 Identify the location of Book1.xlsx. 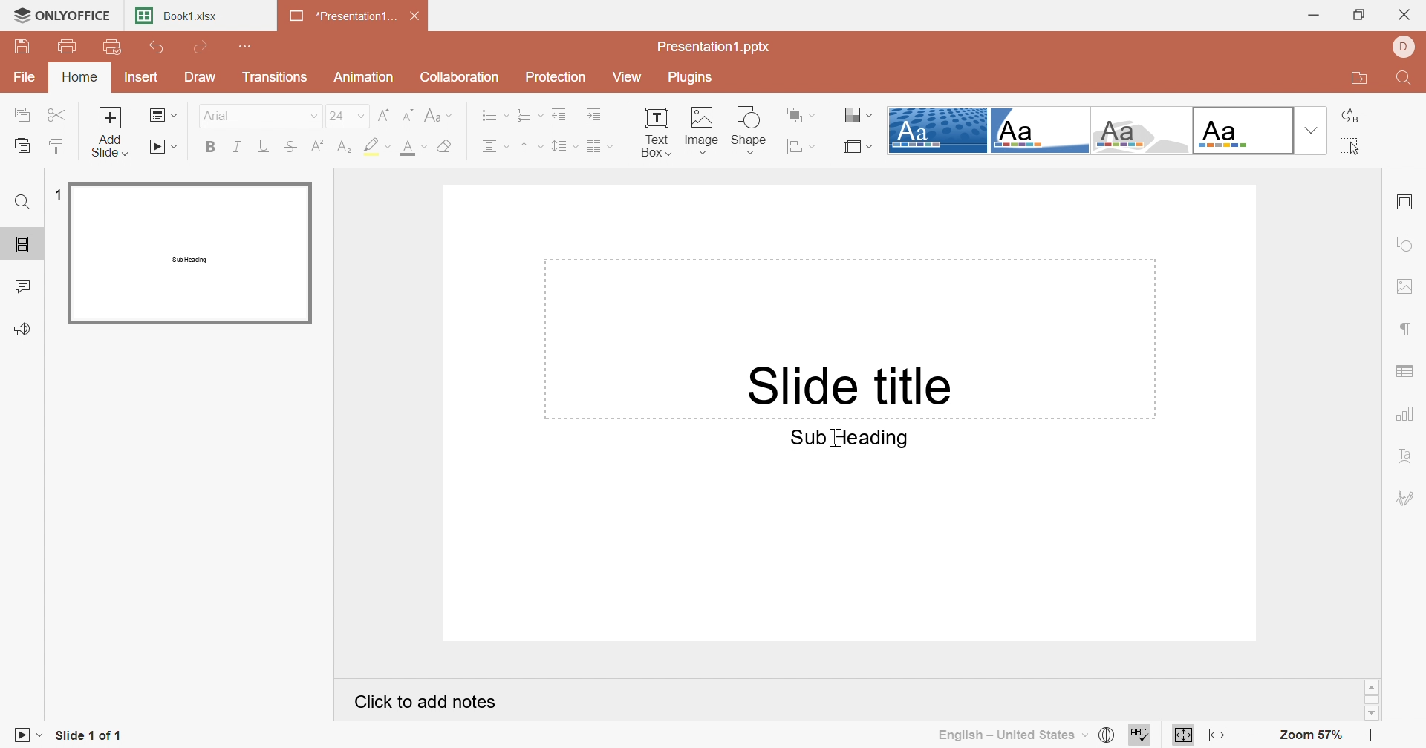
(178, 15).